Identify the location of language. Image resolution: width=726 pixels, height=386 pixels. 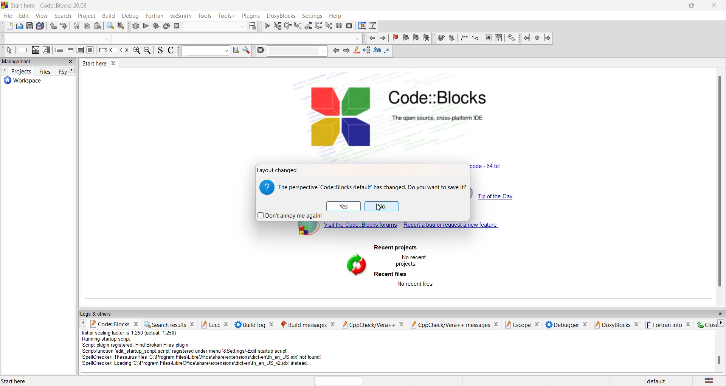
(709, 381).